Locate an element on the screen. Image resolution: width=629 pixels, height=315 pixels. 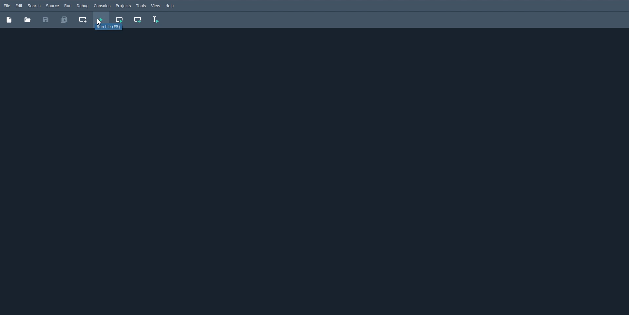
Run Selection is located at coordinates (156, 20).